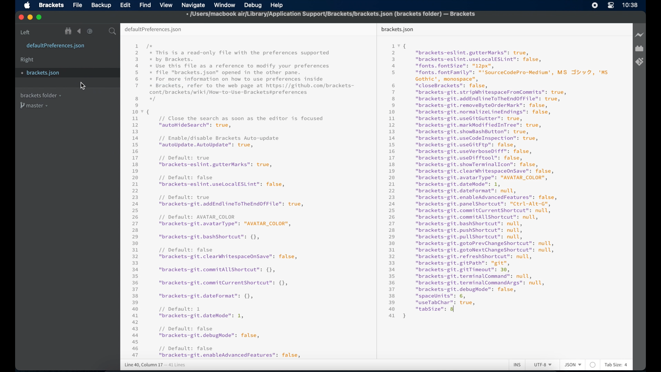 Image resolution: width=661 pixels, height=372 pixels. I want to click on navigate forward, so click(90, 31).